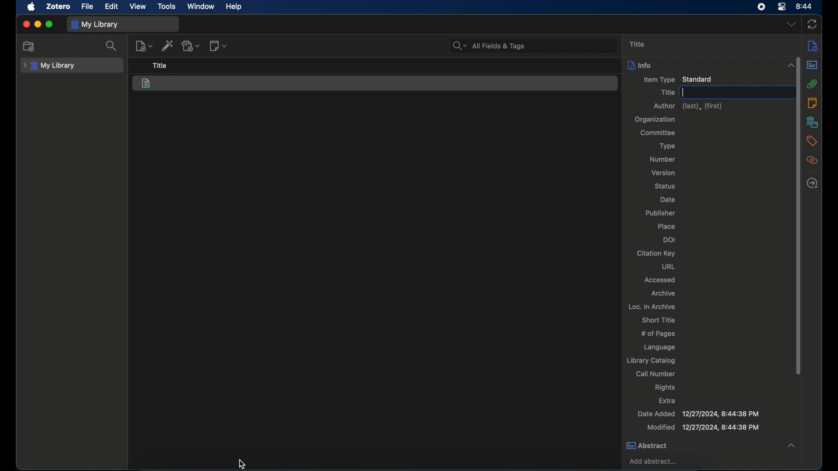 The height and width of the screenshot is (471, 838). Describe the element at coordinates (702, 428) in the screenshot. I see `modified` at that location.